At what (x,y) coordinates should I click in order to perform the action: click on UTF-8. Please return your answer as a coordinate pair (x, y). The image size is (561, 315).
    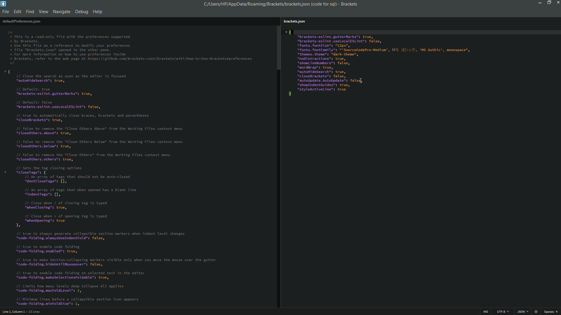
    Looking at the image, I should click on (501, 311).